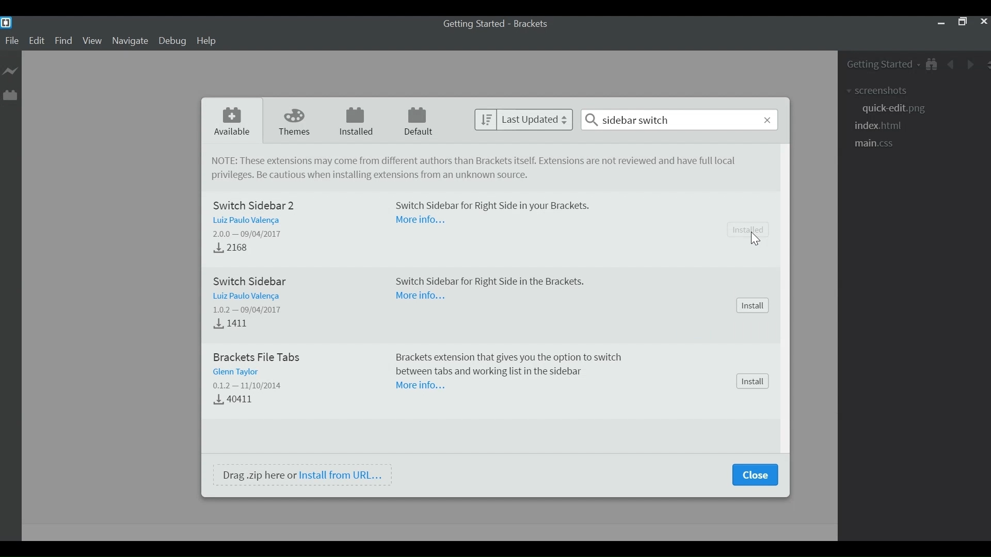  I want to click on Uninstalled, so click(748, 230).